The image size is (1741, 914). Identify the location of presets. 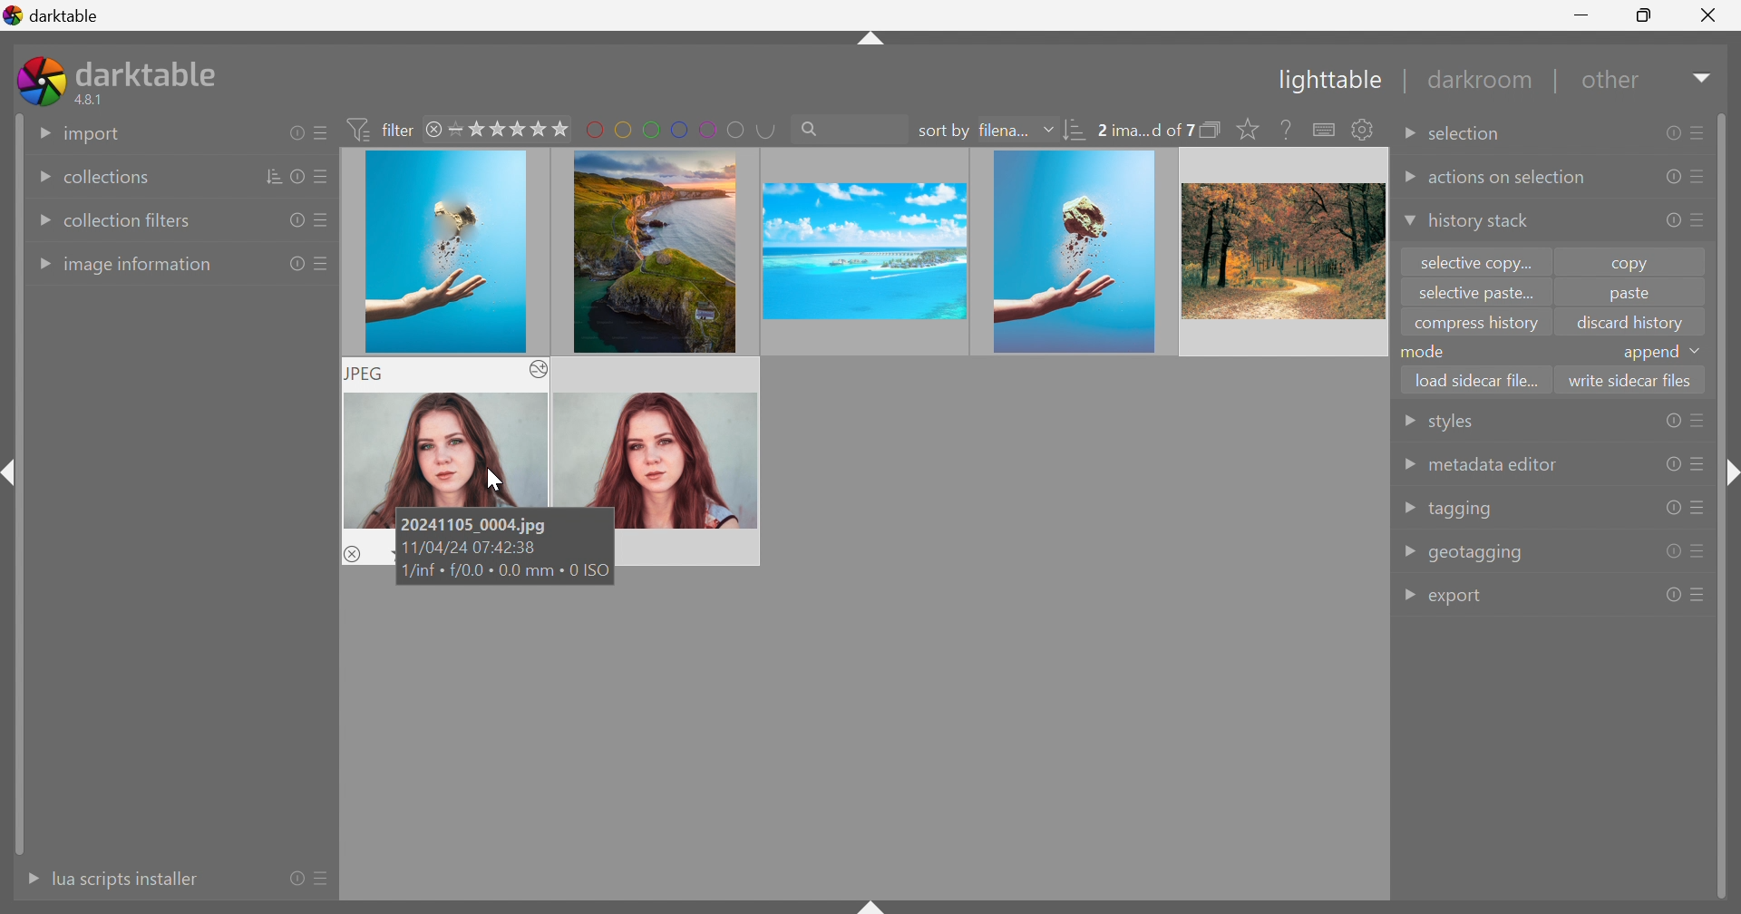
(323, 263).